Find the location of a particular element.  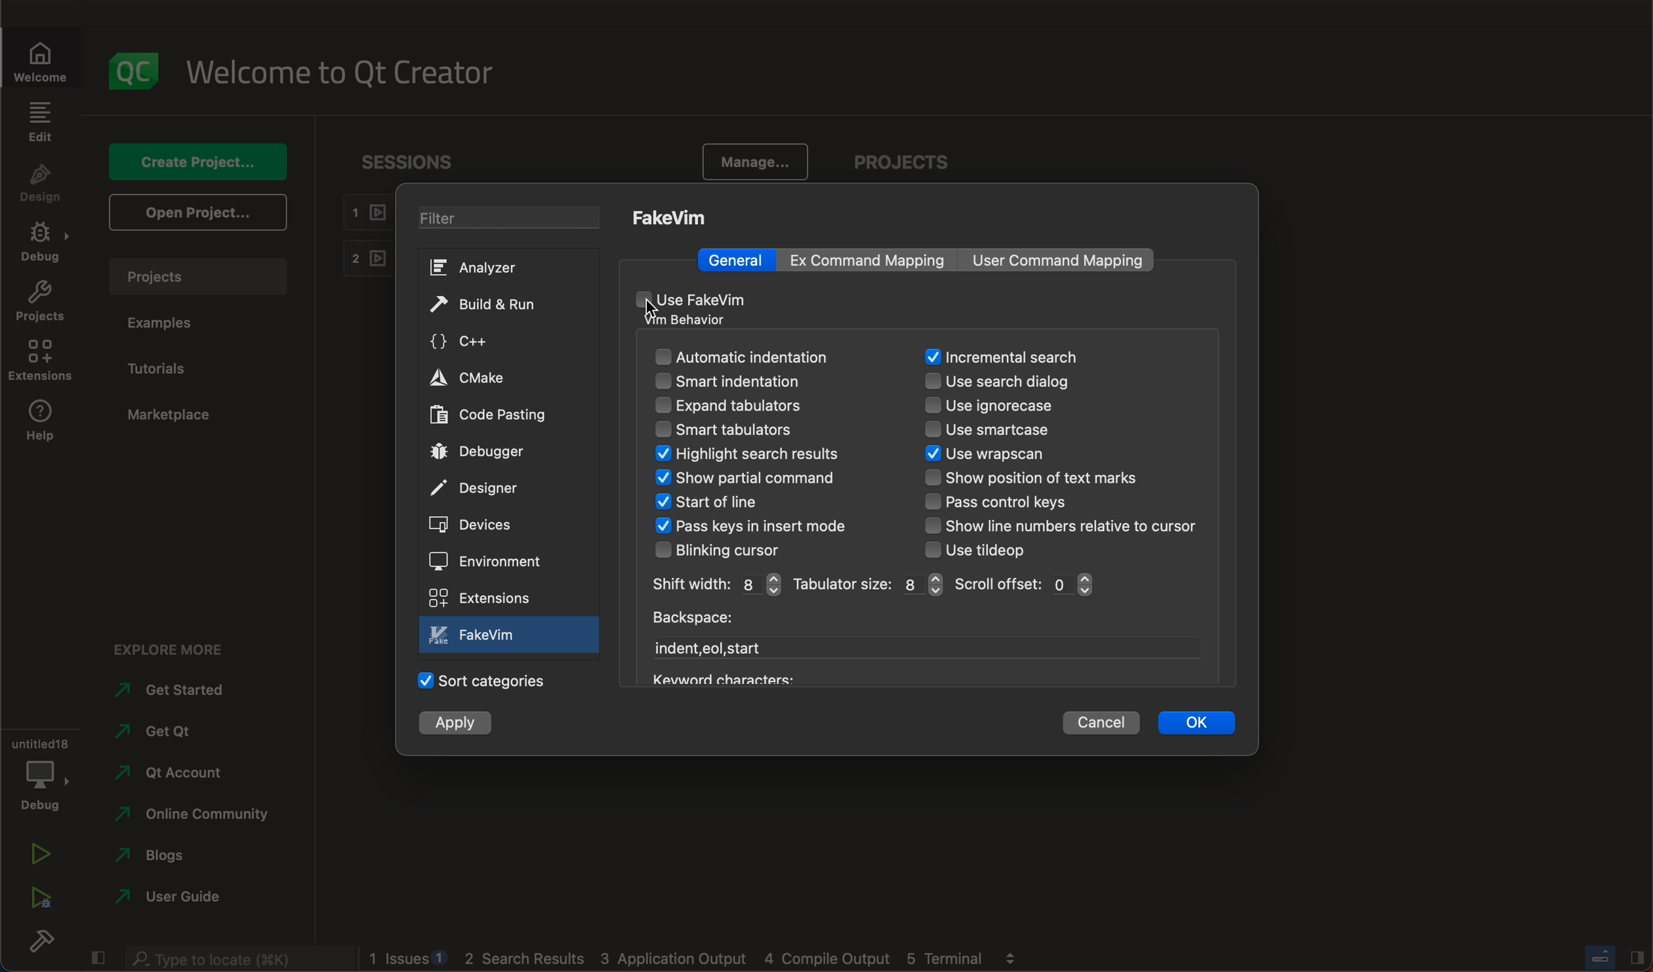

build and run is located at coordinates (493, 306).